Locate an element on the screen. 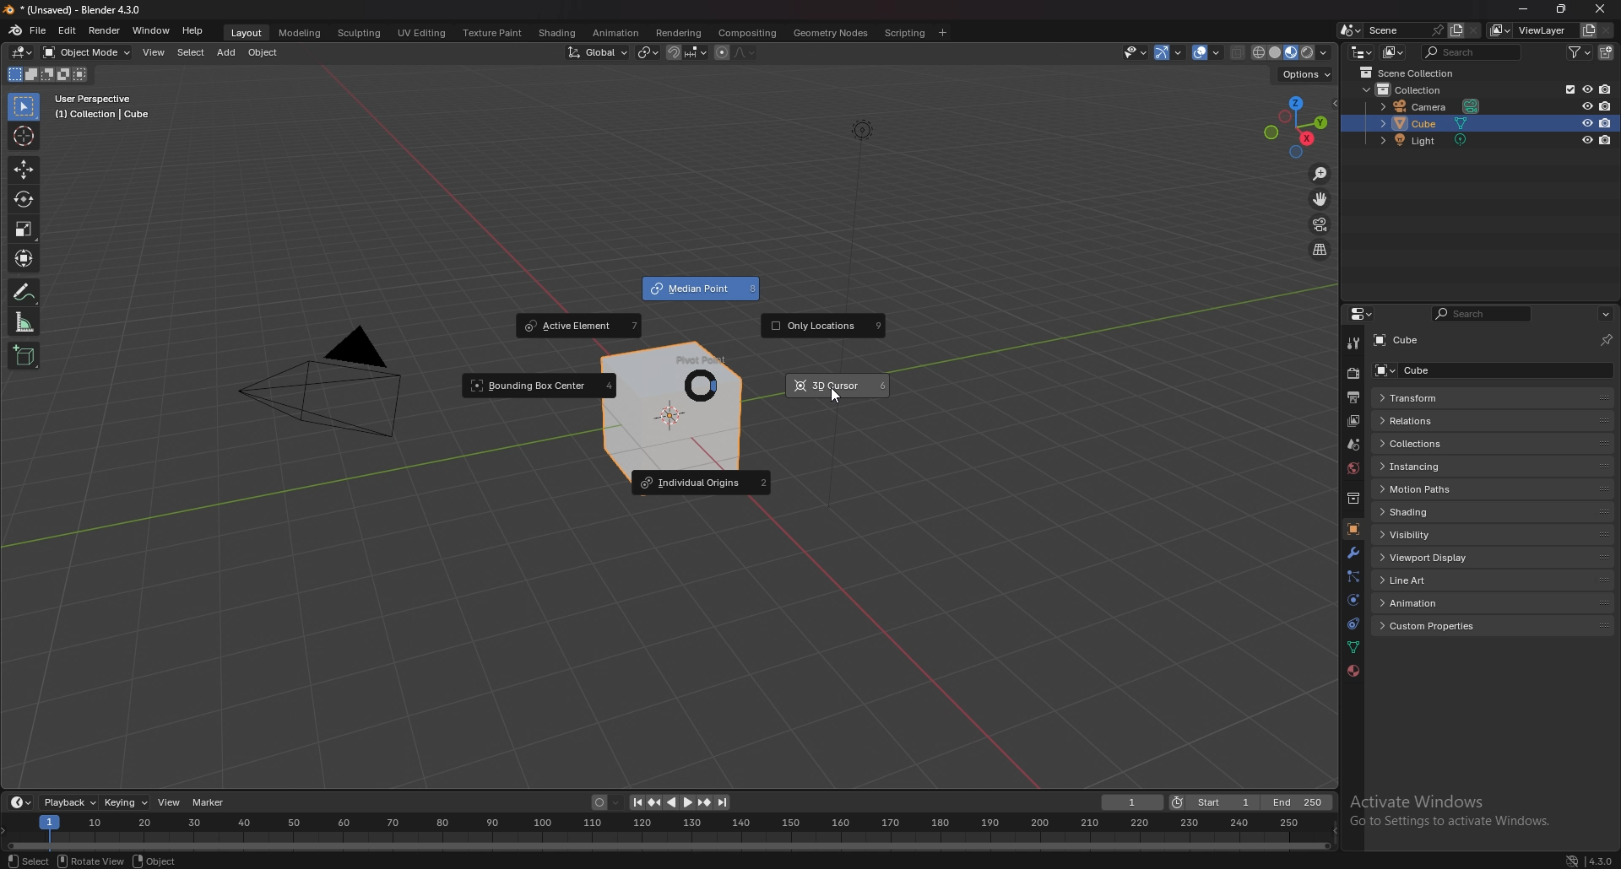  motion paths is located at coordinates (1434, 489).